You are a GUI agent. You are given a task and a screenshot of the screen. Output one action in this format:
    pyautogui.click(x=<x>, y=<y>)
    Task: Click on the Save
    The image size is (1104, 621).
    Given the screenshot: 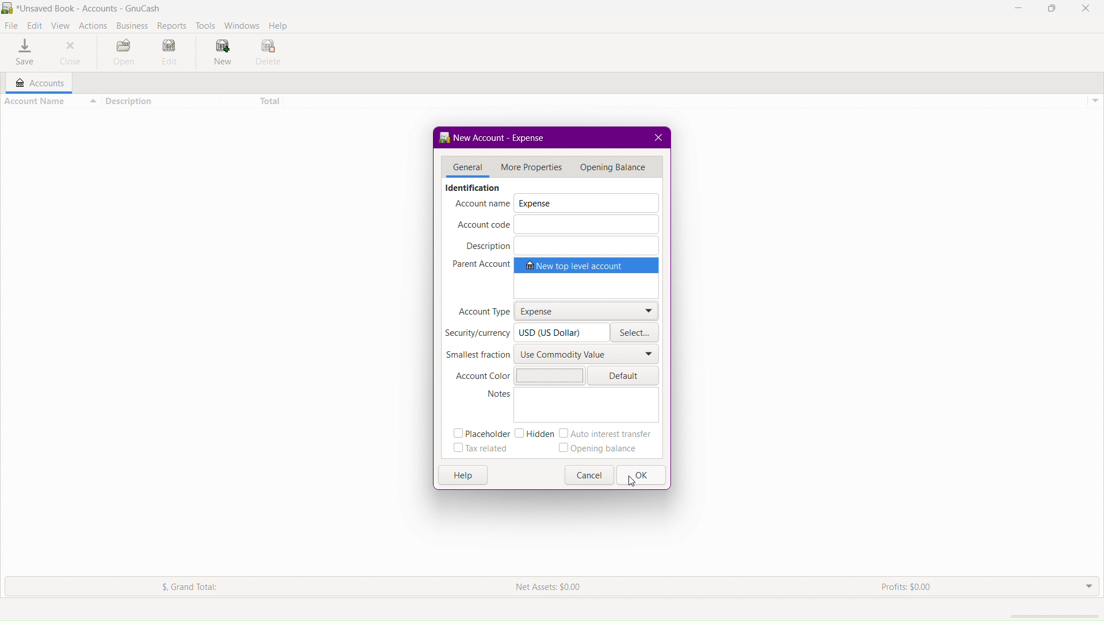 What is the action you would take?
    pyautogui.click(x=24, y=51)
    